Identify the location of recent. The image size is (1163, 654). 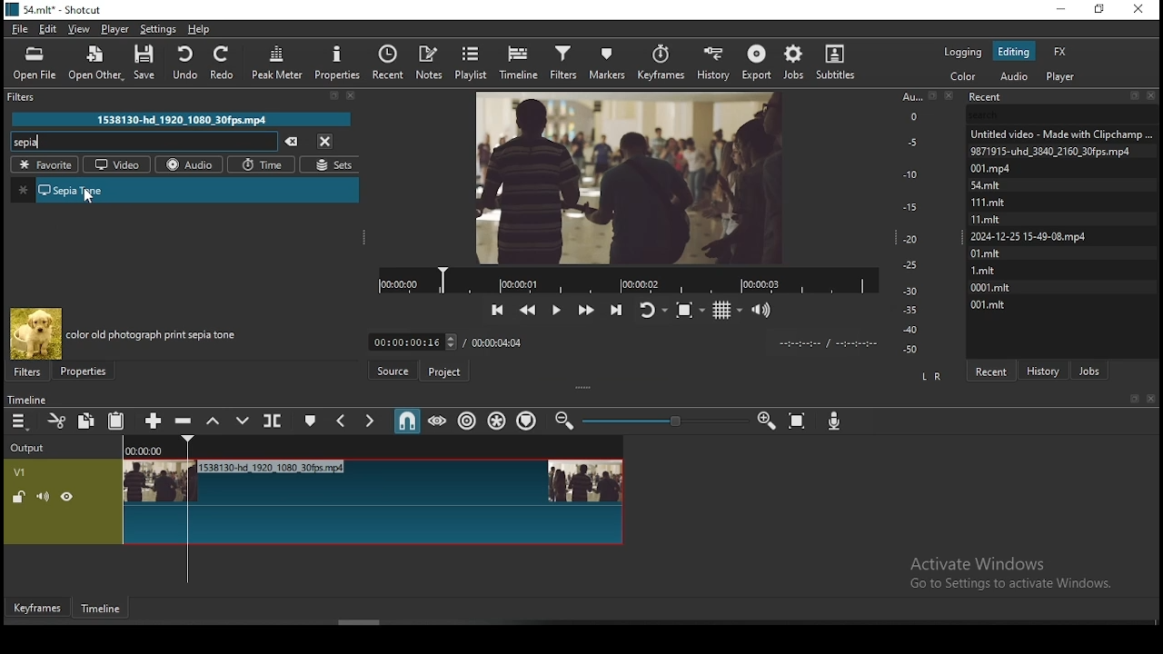
(391, 62).